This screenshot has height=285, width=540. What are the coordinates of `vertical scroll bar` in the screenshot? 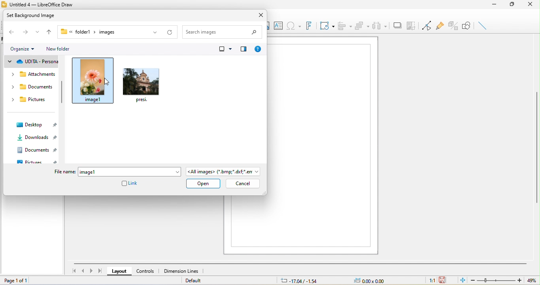 It's located at (536, 149).